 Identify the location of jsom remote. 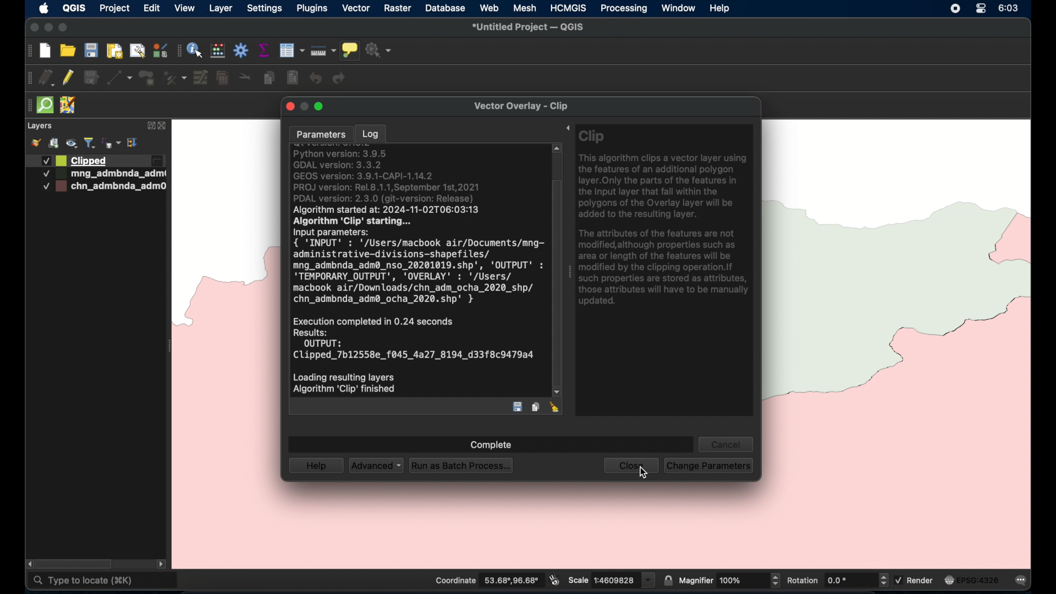
(69, 106).